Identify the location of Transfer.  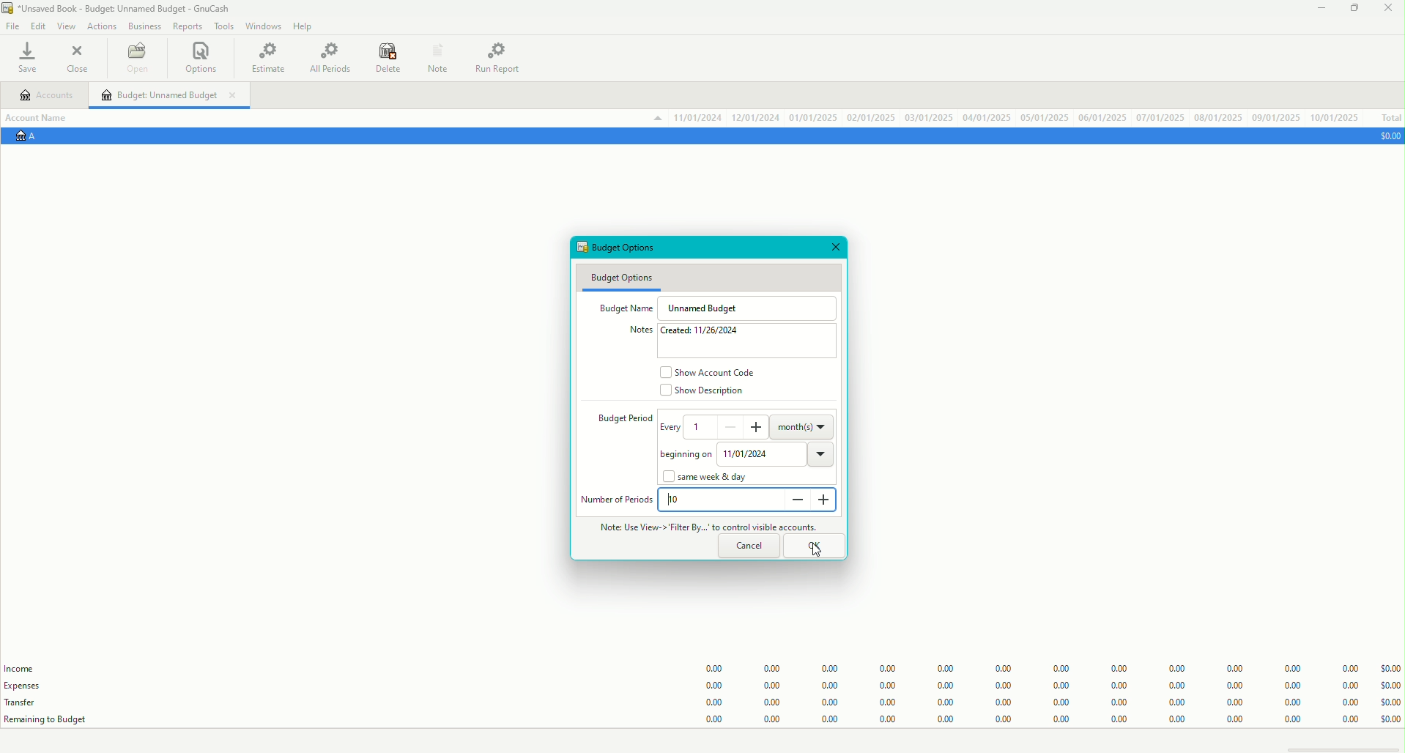
(29, 702).